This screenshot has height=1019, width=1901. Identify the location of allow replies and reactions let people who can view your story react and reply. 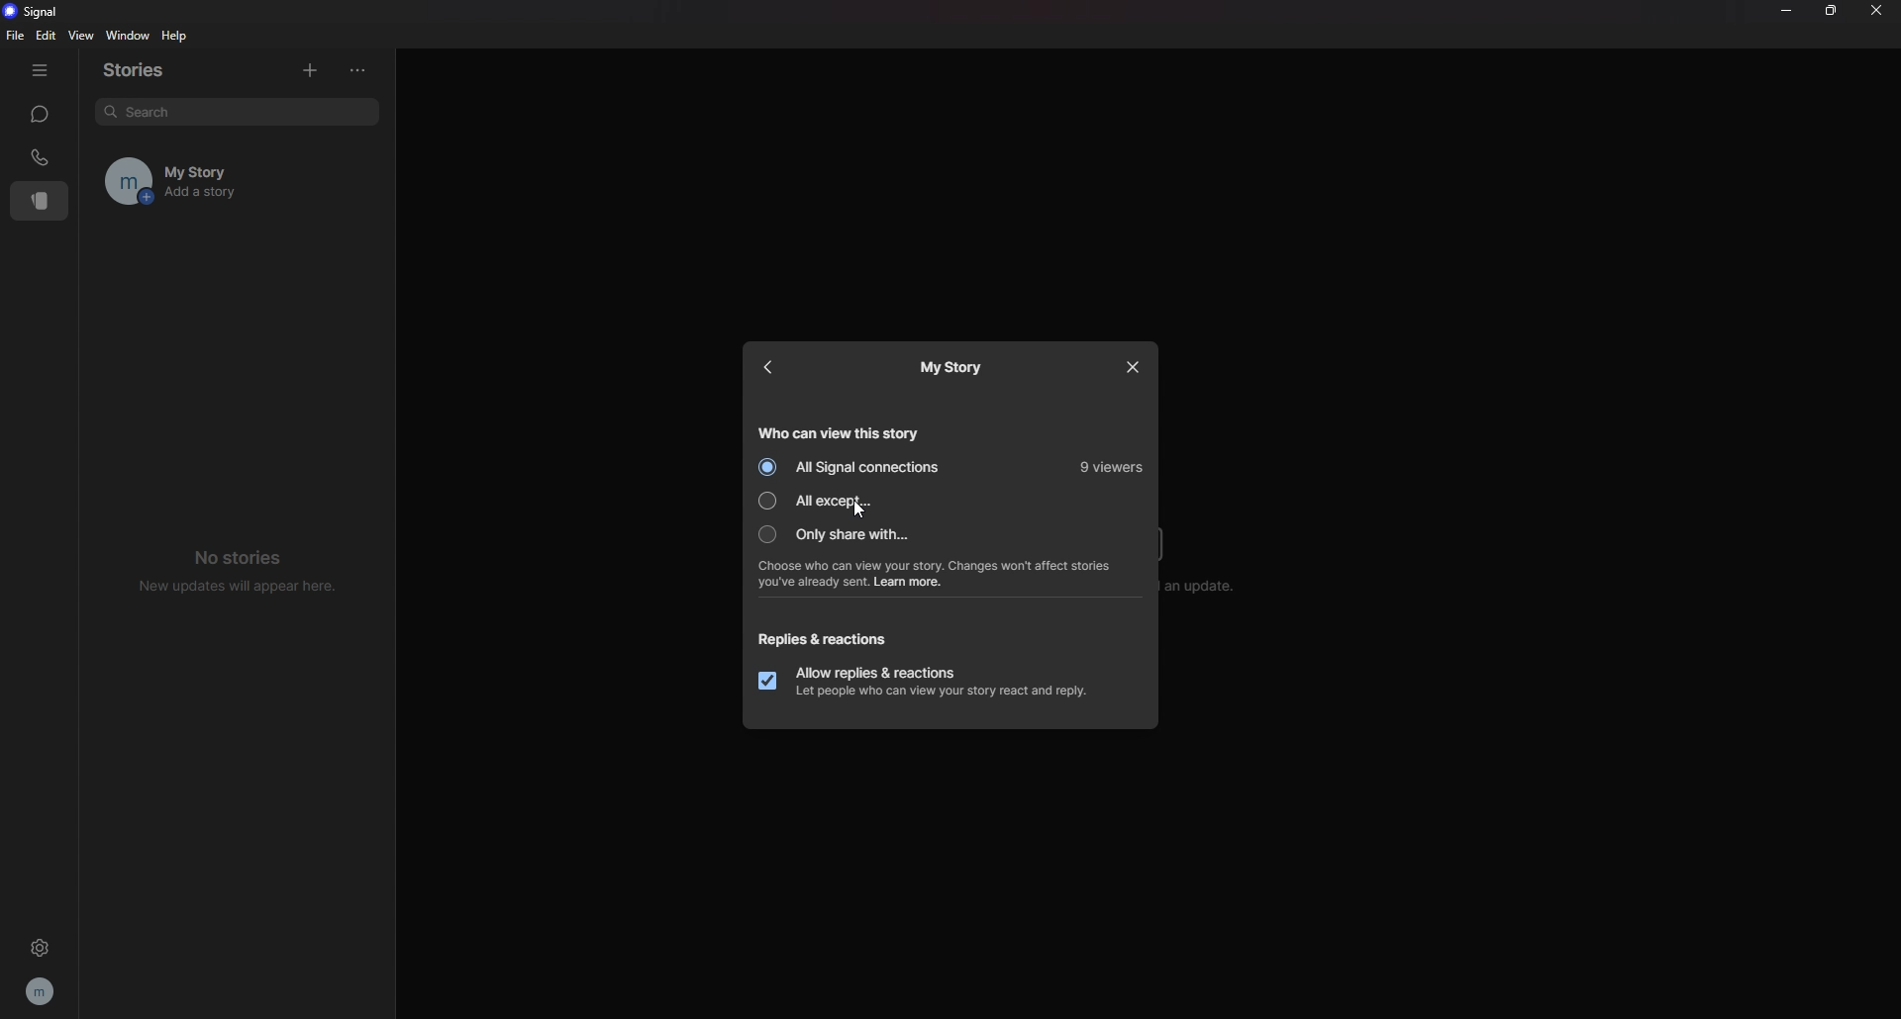
(930, 681).